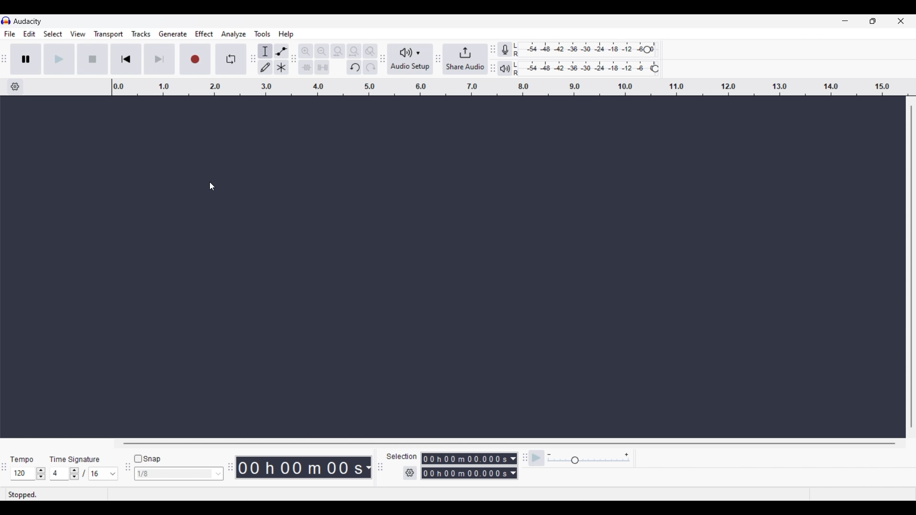 This screenshot has height=515, width=916. Describe the element at coordinates (196, 59) in the screenshot. I see `Record/Record new track` at that location.